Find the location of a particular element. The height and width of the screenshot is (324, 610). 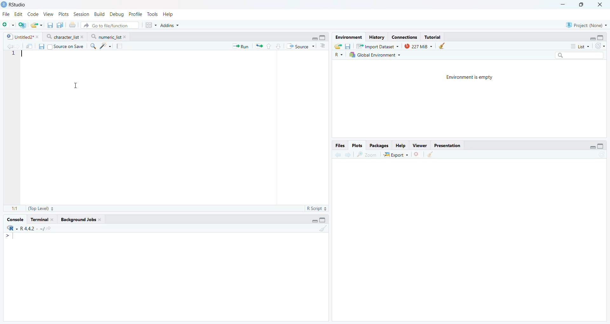

Line numbers is located at coordinates (13, 54).